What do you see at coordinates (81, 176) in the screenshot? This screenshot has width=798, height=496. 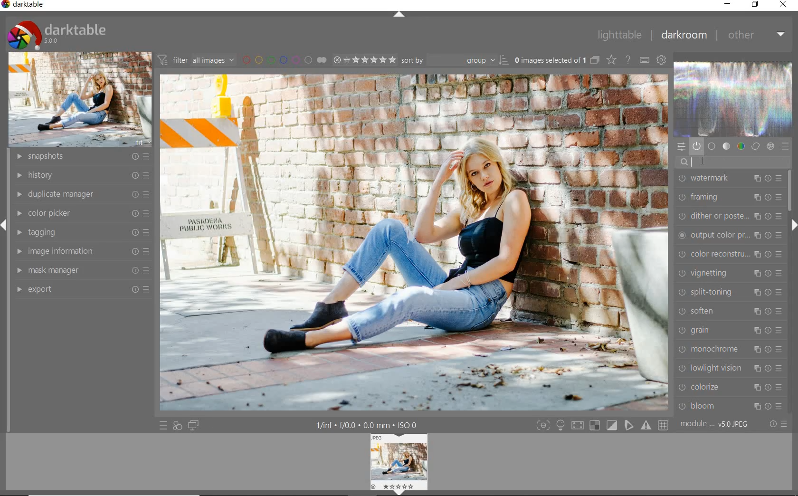 I see `history` at bounding box center [81, 176].